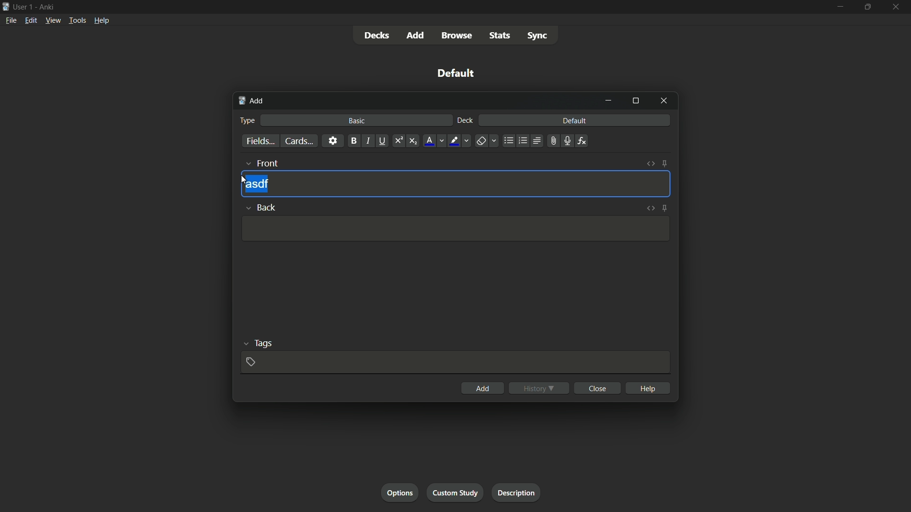  What do you see at coordinates (76, 21) in the screenshot?
I see `tools` at bounding box center [76, 21].